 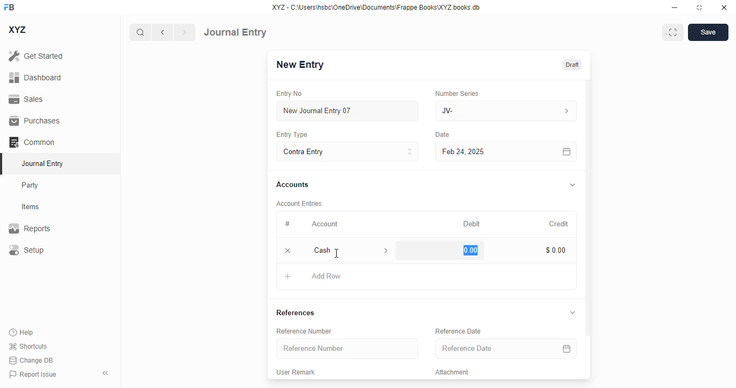 I want to click on calendar icon, so click(x=566, y=348).